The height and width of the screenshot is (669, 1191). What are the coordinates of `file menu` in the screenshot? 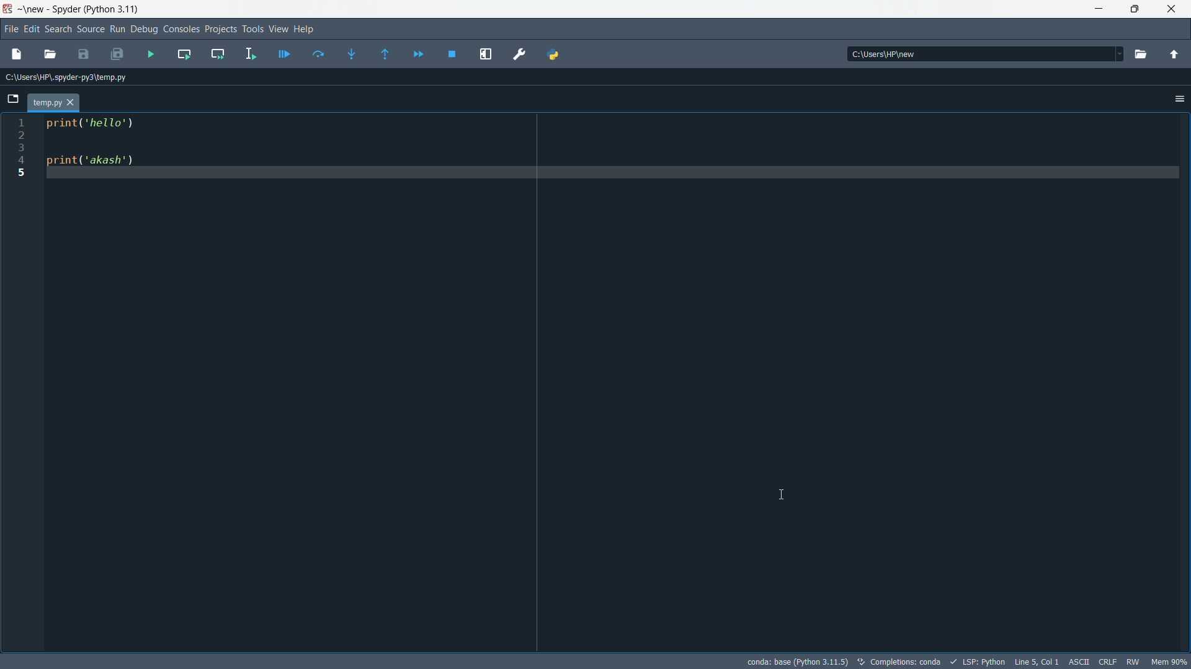 It's located at (11, 29).